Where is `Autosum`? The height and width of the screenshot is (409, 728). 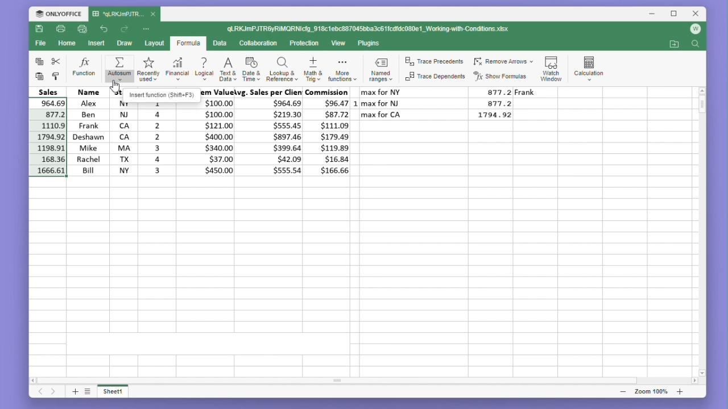
Autosum is located at coordinates (118, 69).